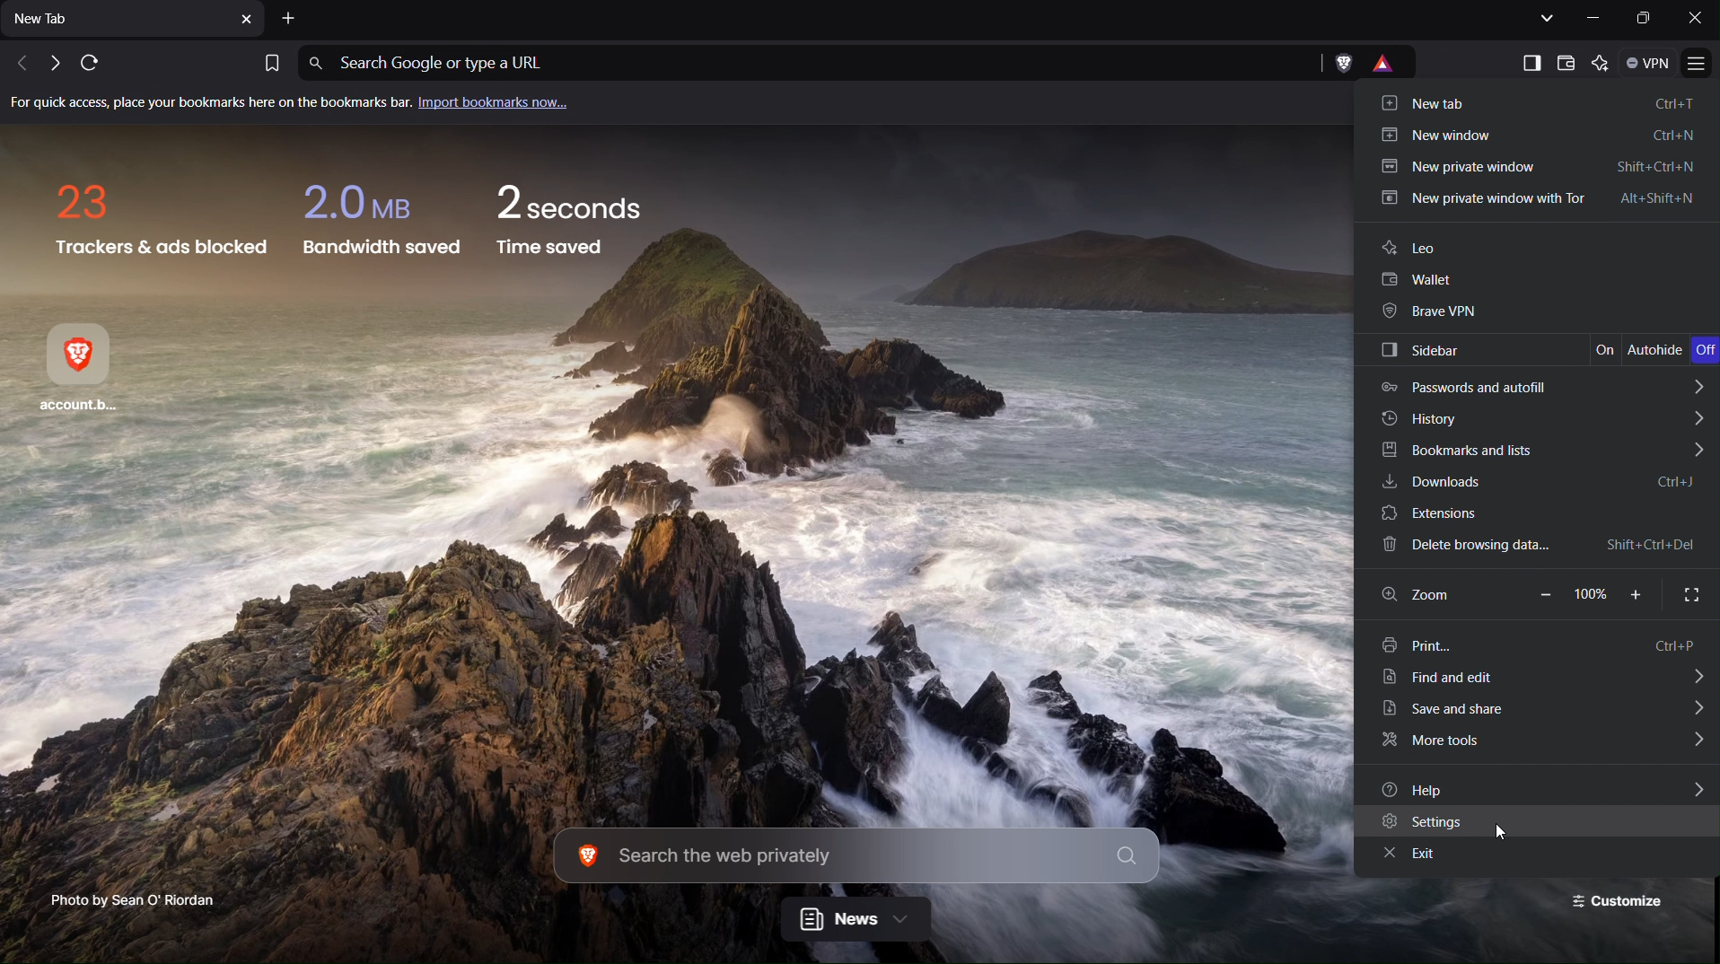 Image resolution: width=1720 pixels, height=964 pixels. Describe the element at coordinates (378, 218) in the screenshot. I see `Bandwidth saved` at that location.